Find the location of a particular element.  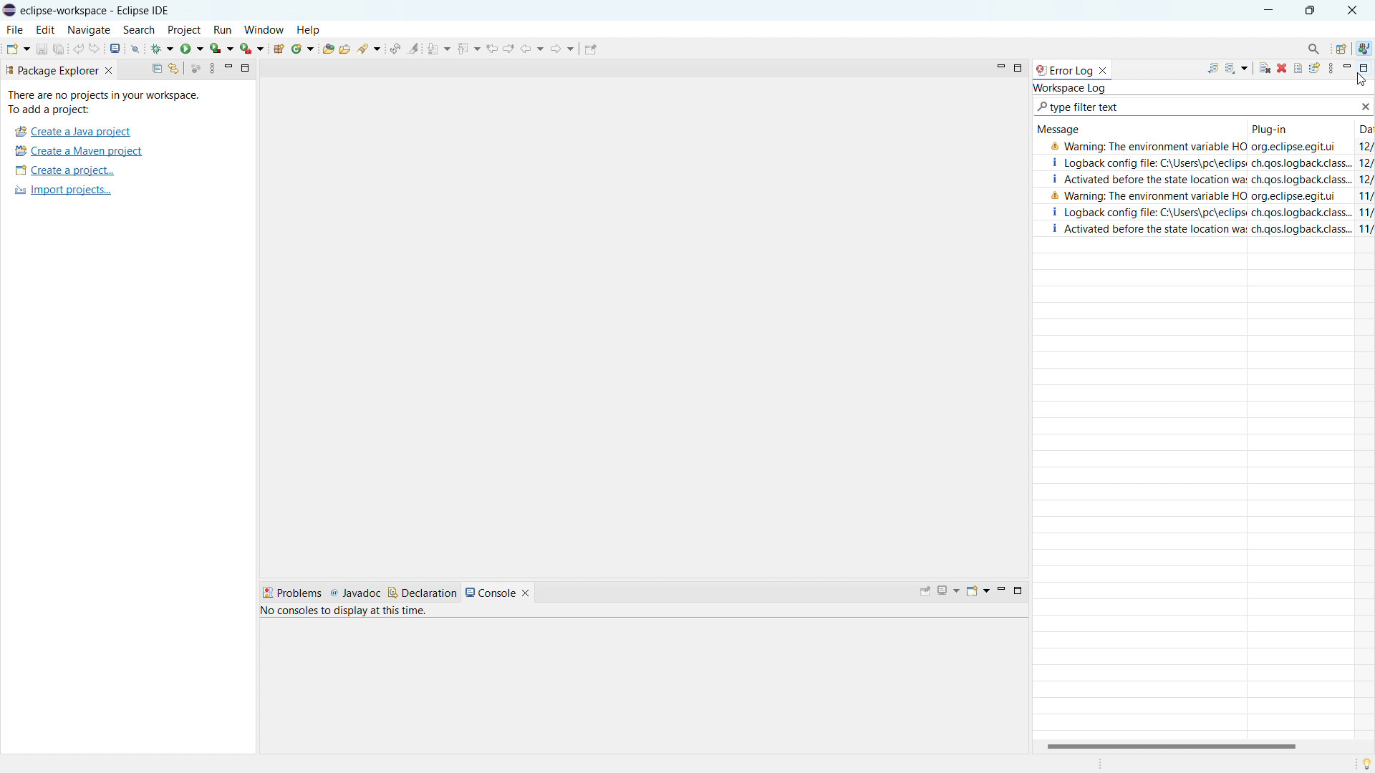

delere is located at coordinates (1365, 106).